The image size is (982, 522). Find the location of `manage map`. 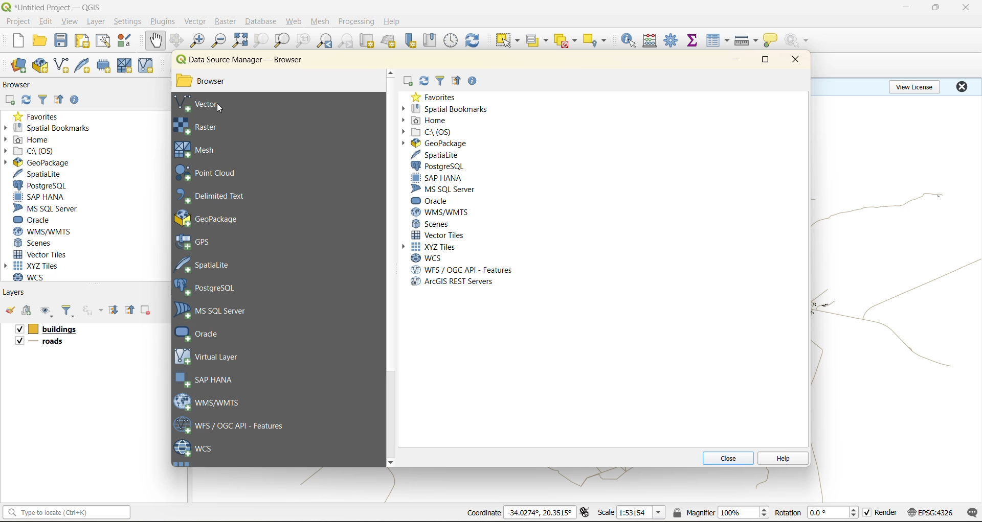

manage map is located at coordinates (48, 312).